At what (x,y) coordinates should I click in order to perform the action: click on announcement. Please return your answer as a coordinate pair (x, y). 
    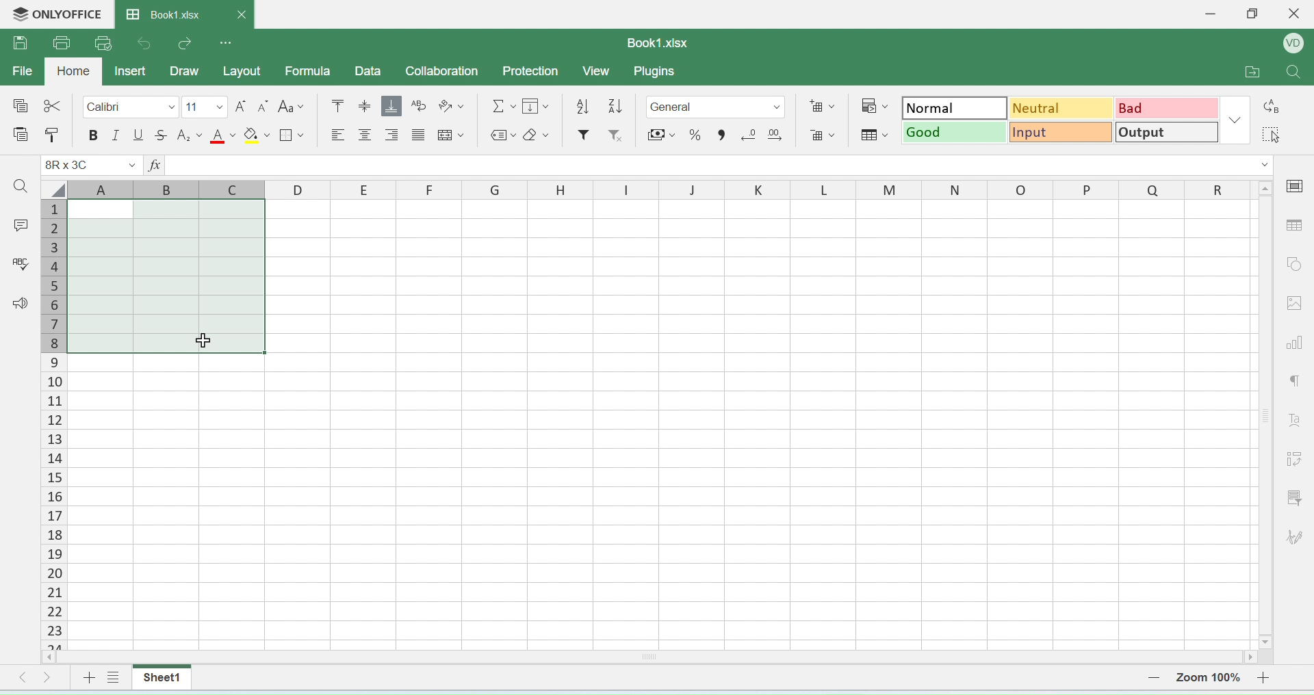
    Looking at the image, I should click on (19, 304).